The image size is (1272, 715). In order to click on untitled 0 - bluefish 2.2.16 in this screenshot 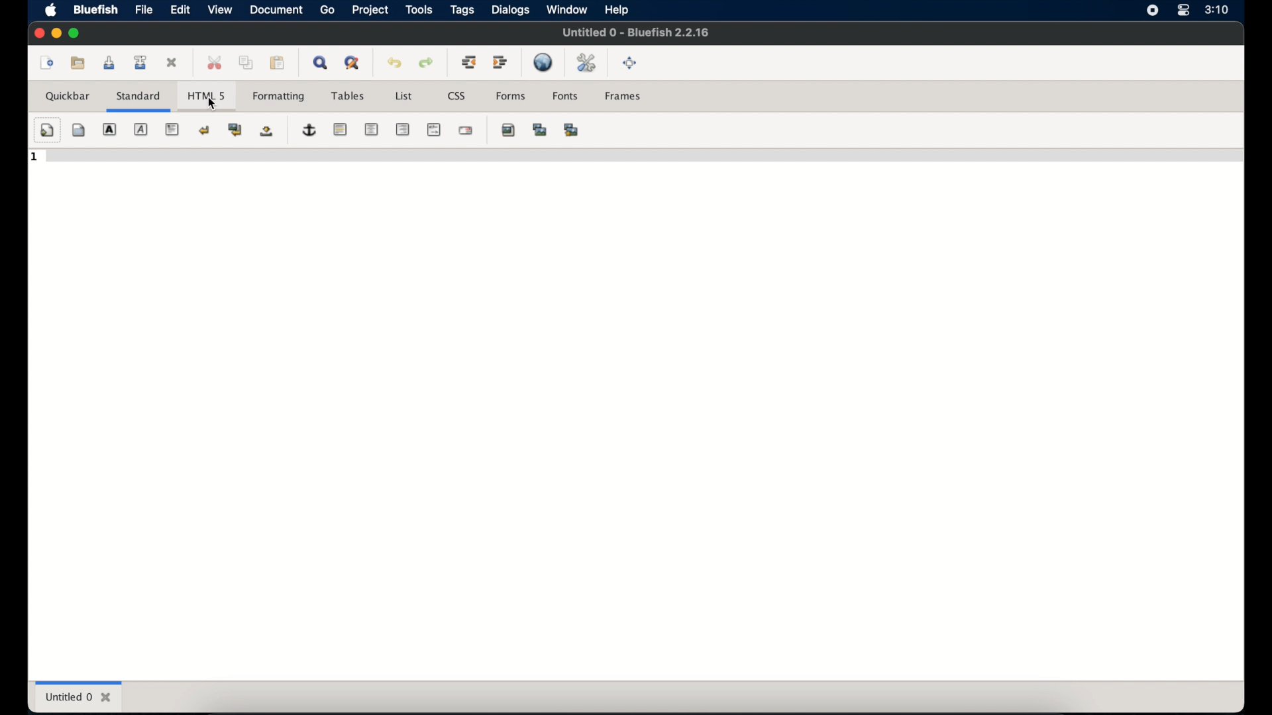, I will do `click(635, 31)`.